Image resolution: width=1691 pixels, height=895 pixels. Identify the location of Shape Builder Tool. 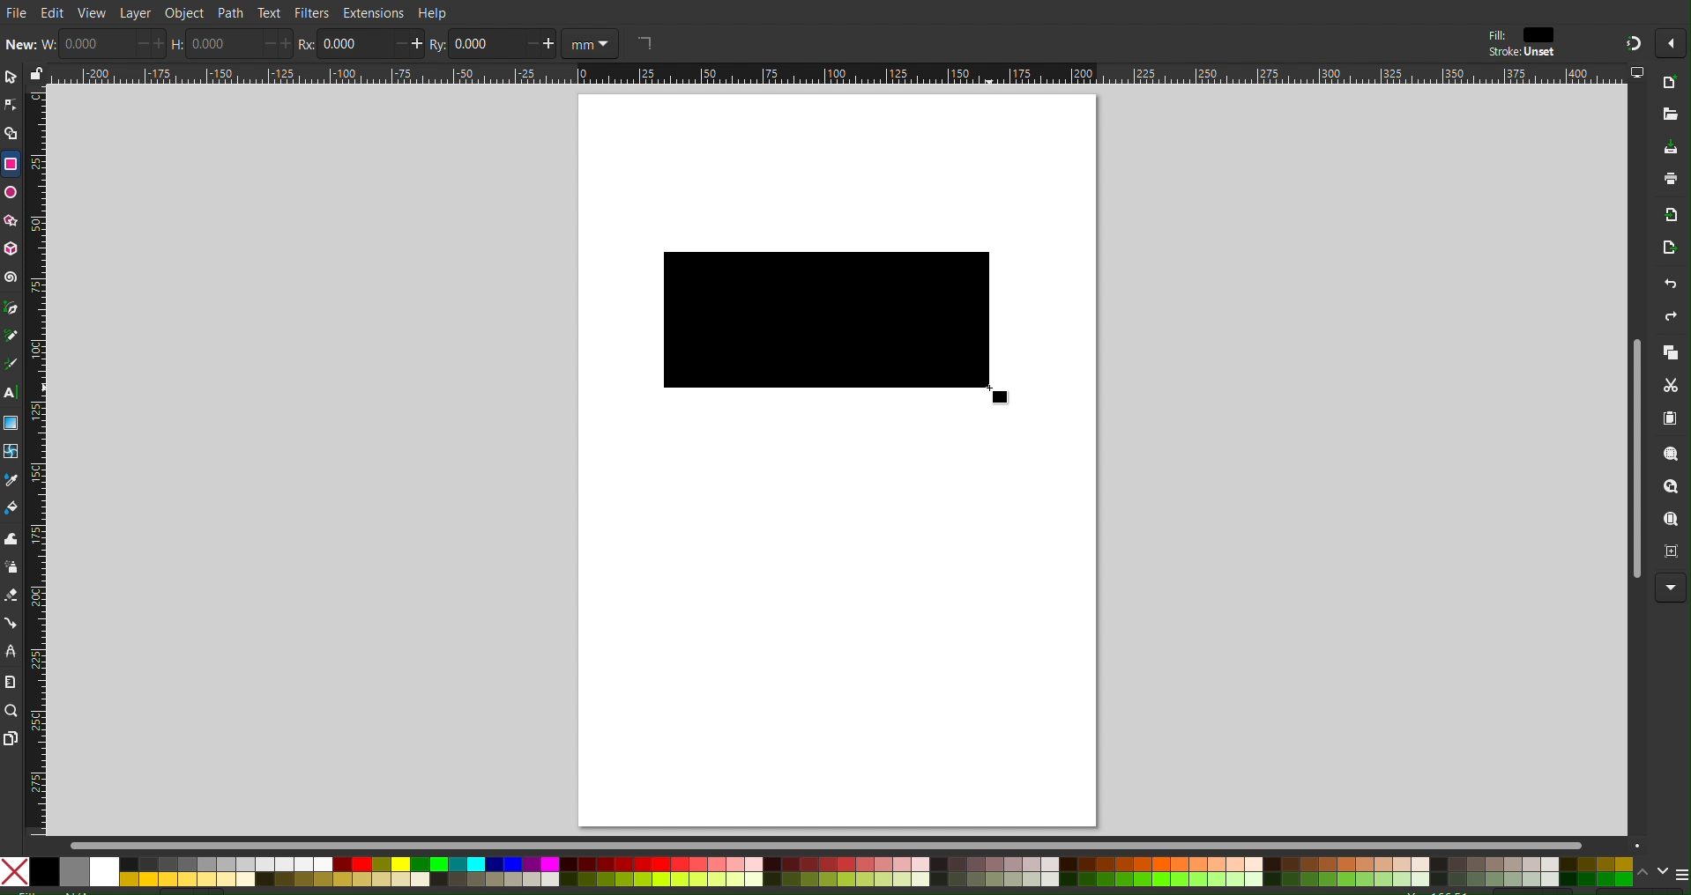
(11, 131).